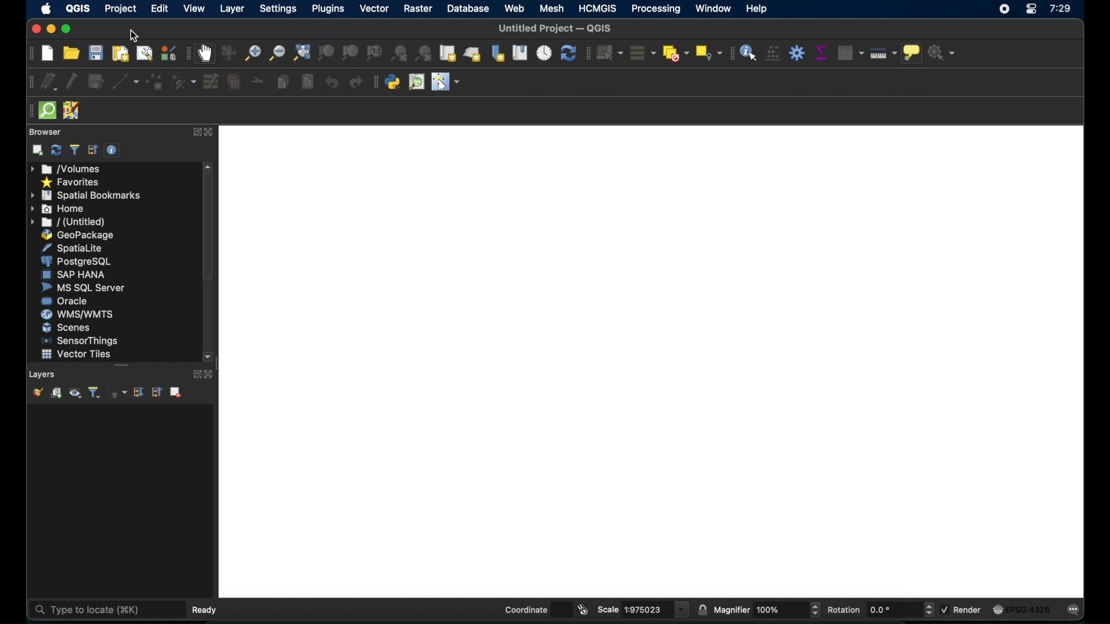 Image resolution: width=1110 pixels, height=624 pixels. What do you see at coordinates (32, 29) in the screenshot?
I see `close` at bounding box center [32, 29].